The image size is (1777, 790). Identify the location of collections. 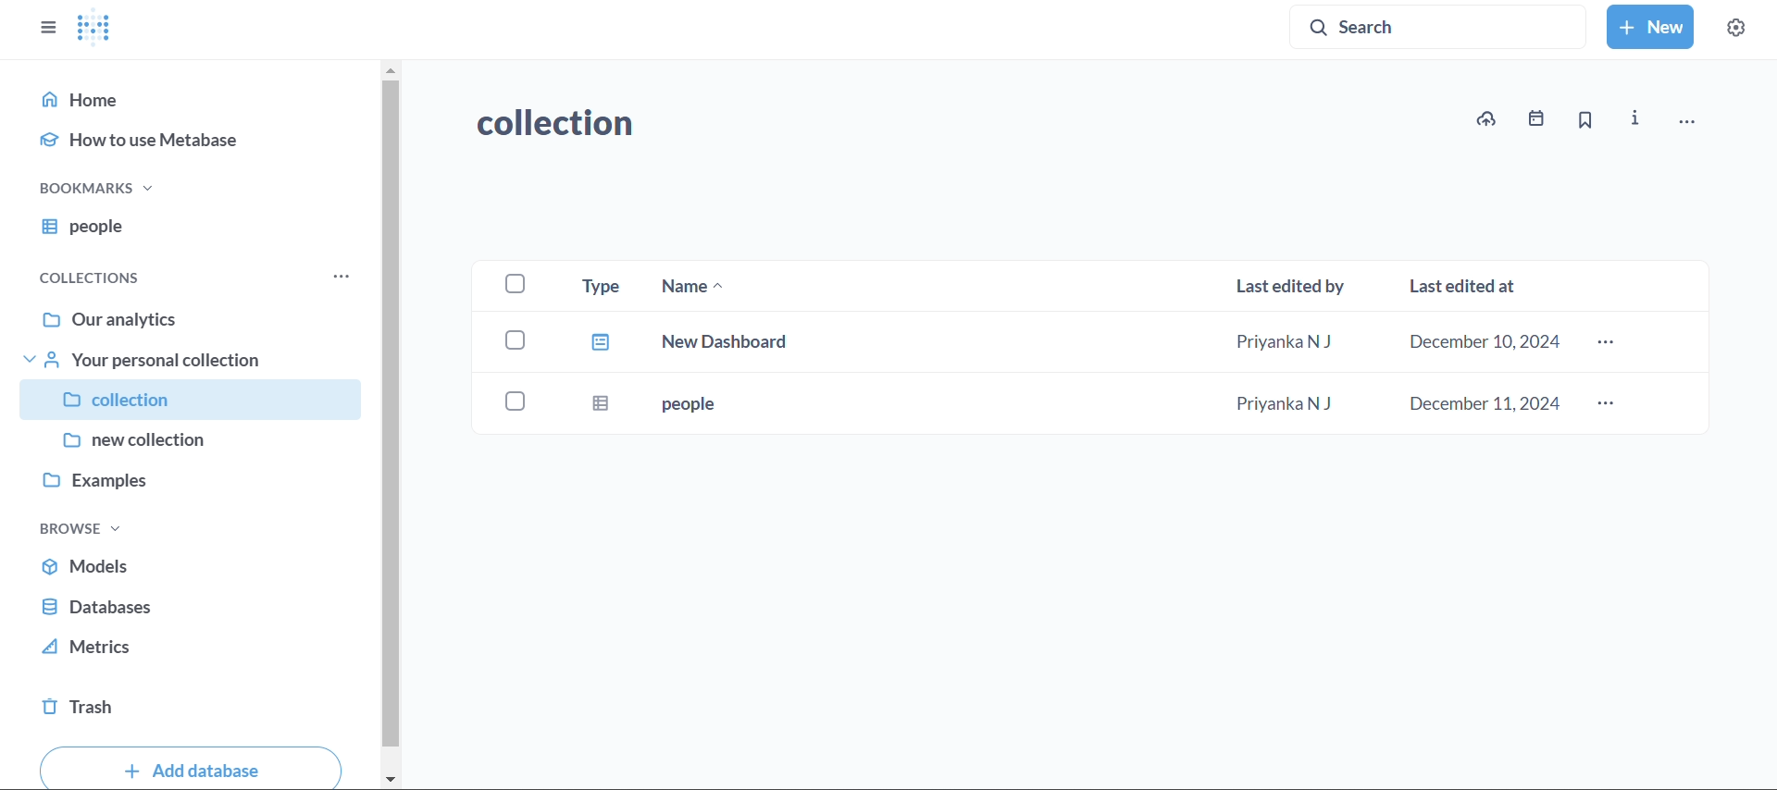
(185, 277).